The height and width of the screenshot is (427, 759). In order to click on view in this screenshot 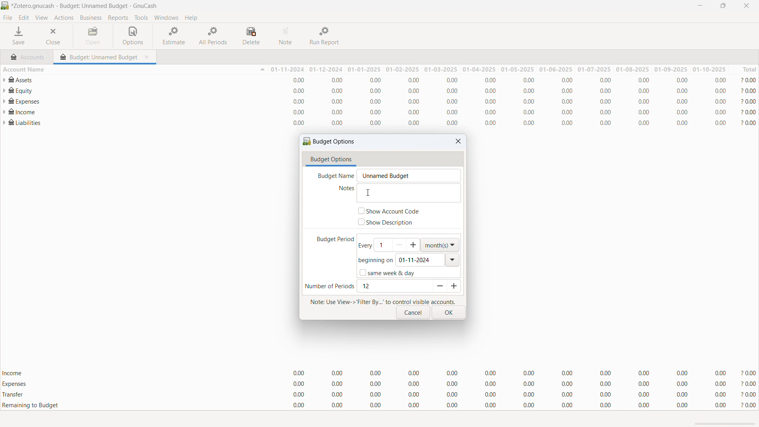, I will do `click(41, 18)`.